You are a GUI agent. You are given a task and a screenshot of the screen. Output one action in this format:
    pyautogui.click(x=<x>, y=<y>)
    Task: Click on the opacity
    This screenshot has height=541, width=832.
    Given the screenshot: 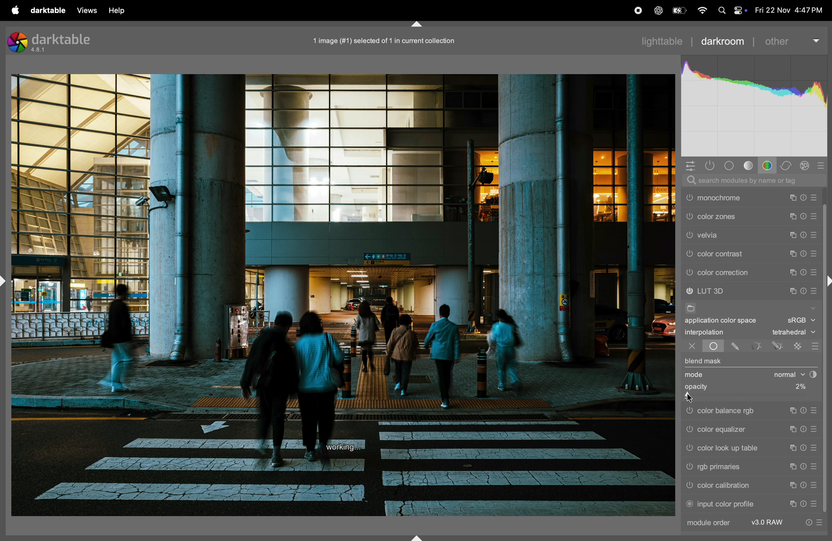 What is the action you would take?
    pyautogui.click(x=698, y=387)
    